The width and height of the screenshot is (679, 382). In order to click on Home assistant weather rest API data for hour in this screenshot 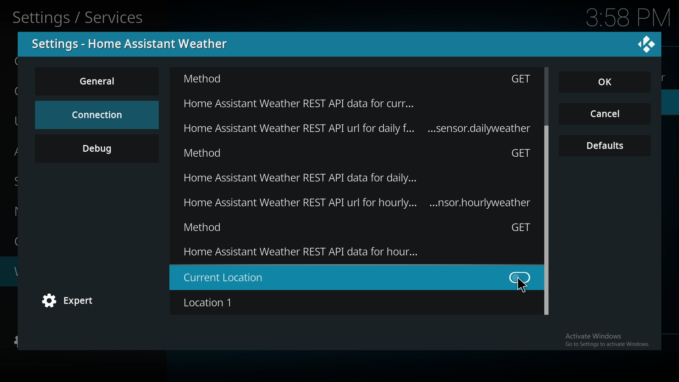, I will do `click(358, 255)`.